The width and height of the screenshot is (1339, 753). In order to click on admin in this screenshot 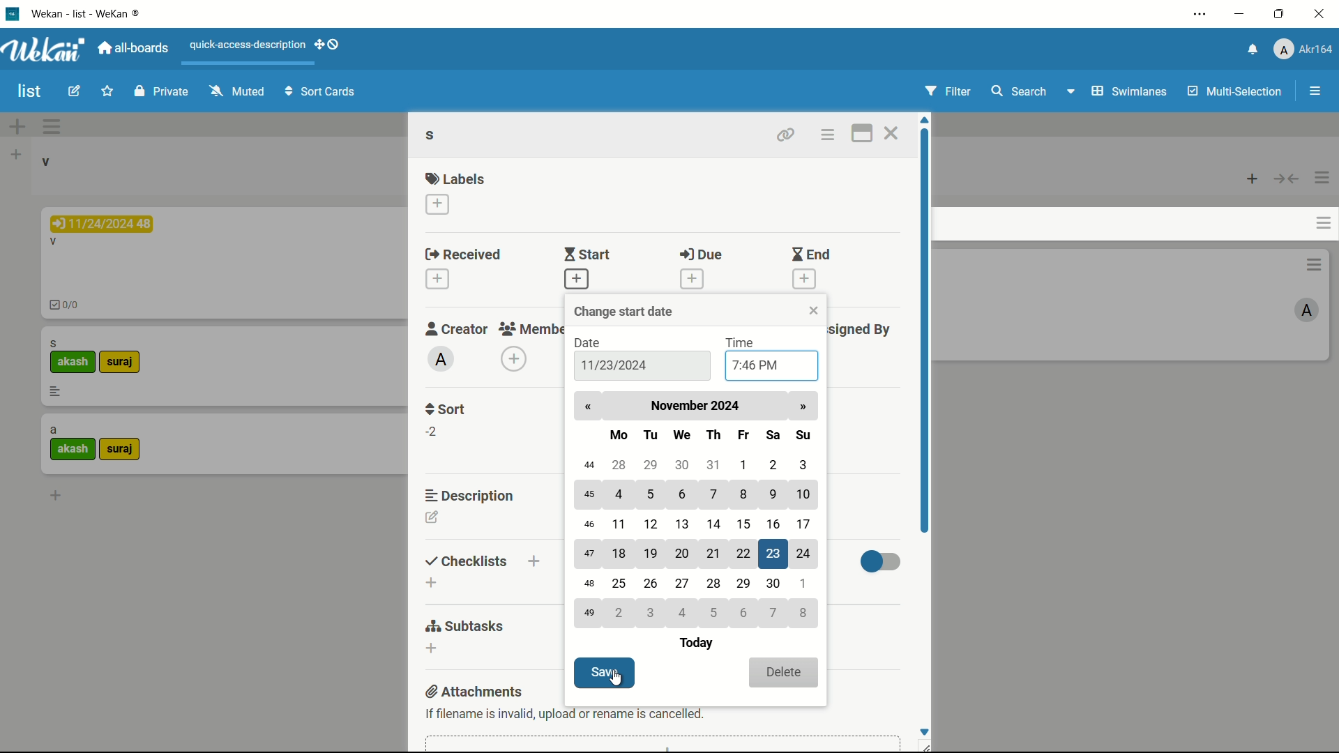, I will do `click(441, 359)`.